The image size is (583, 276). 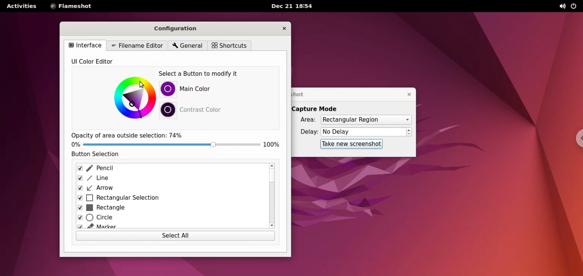 What do you see at coordinates (306, 120) in the screenshot?
I see `area :` at bounding box center [306, 120].